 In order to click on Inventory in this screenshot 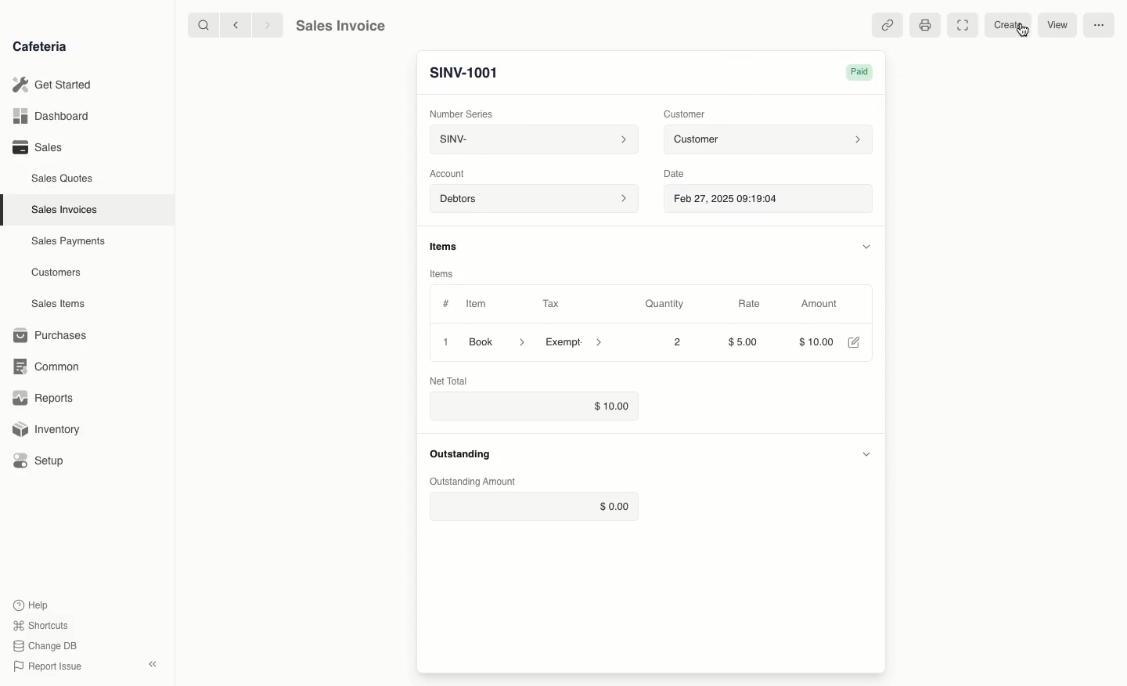, I will do `click(48, 431)`.